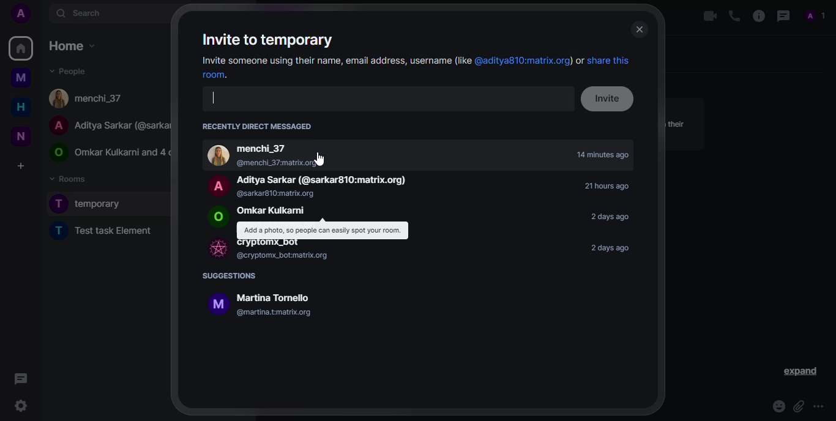 This screenshot has height=421, width=836. What do you see at coordinates (21, 78) in the screenshot?
I see `myspace` at bounding box center [21, 78].